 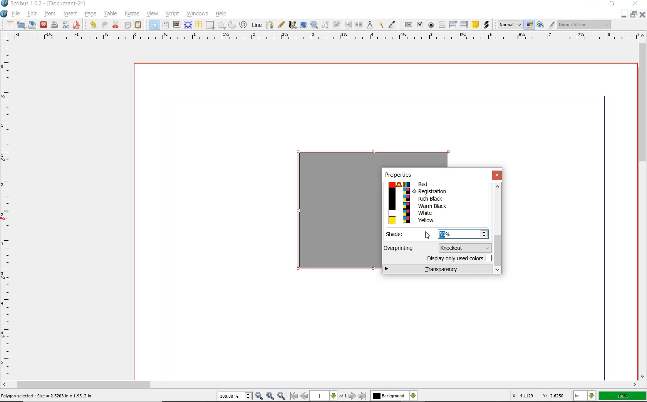 What do you see at coordinates (153, 25) in the screenshot?
I see `select item` at bounding box center [153, 25].